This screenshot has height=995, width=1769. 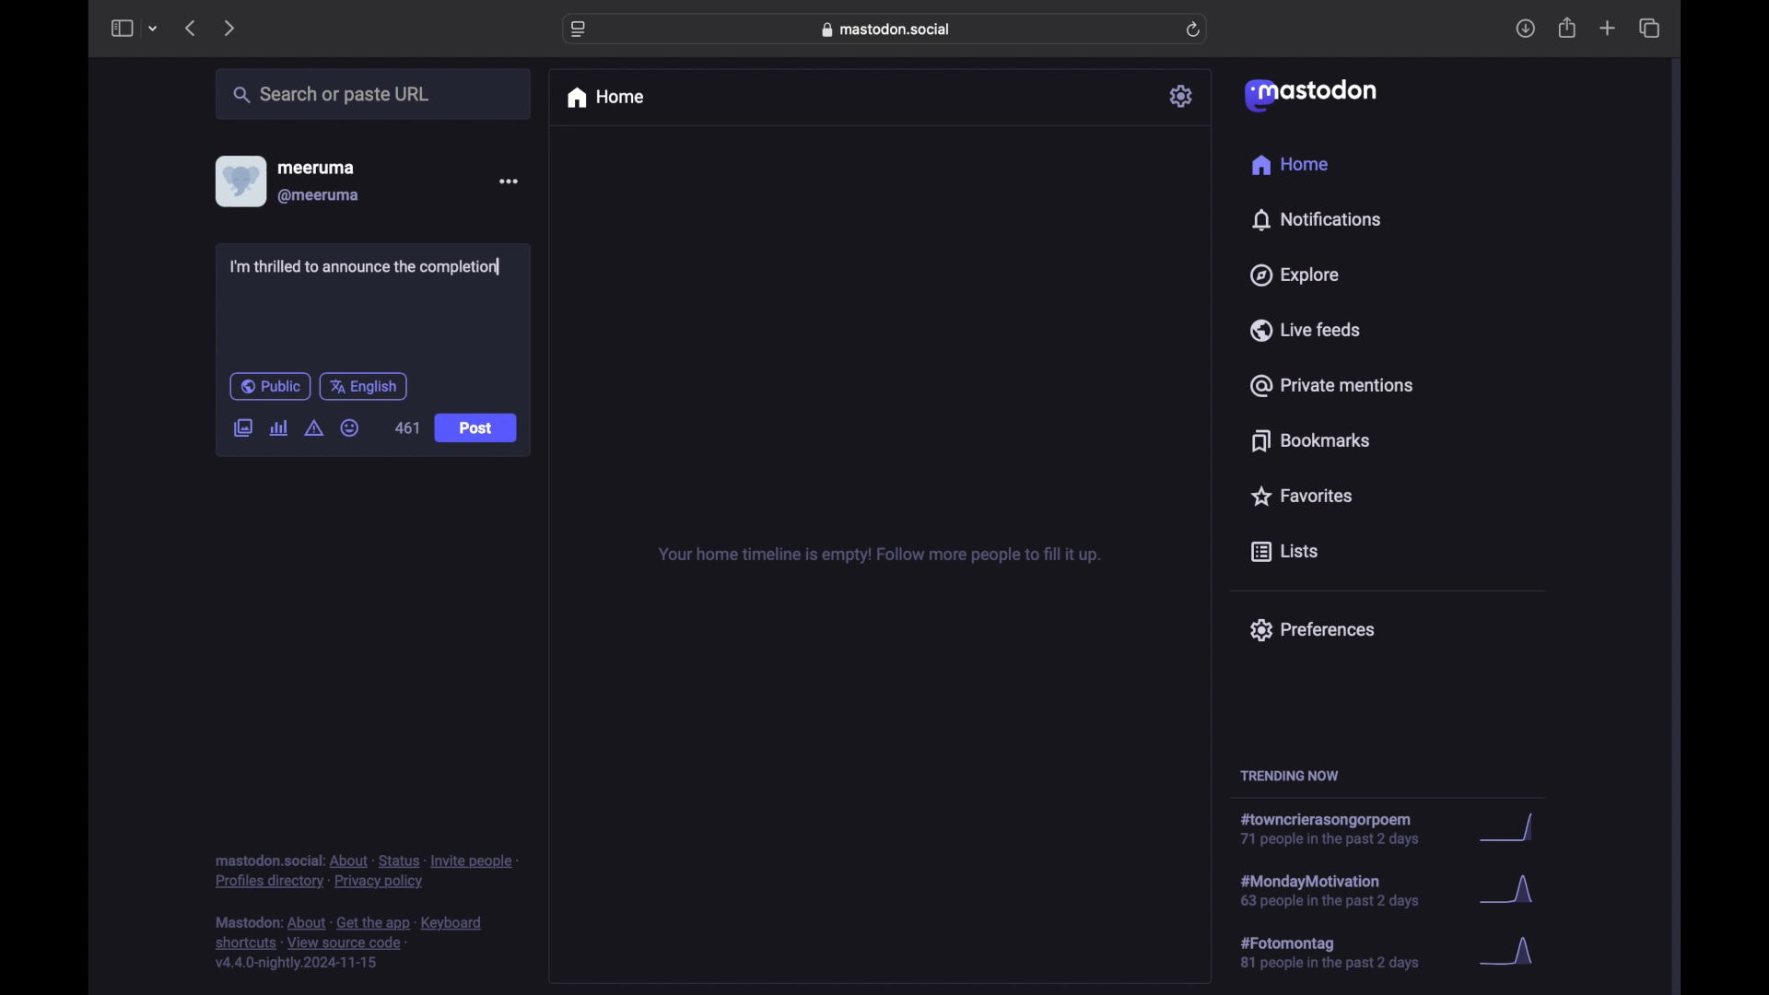 I want to click on hashtag trend, so click(x=1337, y=829).